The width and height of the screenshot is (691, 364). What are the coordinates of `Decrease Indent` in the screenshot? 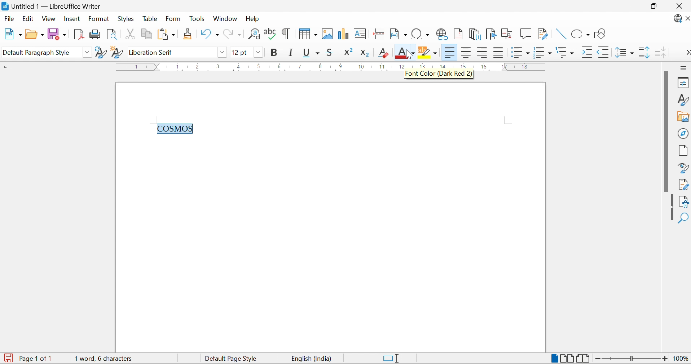 It's located at (603, 53).